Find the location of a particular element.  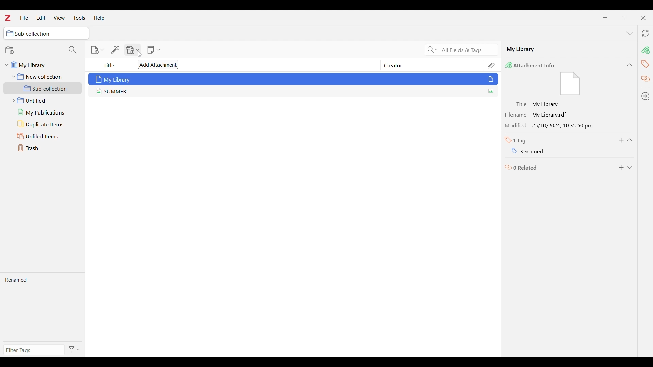

New note options is located at coordinates (153, 50).